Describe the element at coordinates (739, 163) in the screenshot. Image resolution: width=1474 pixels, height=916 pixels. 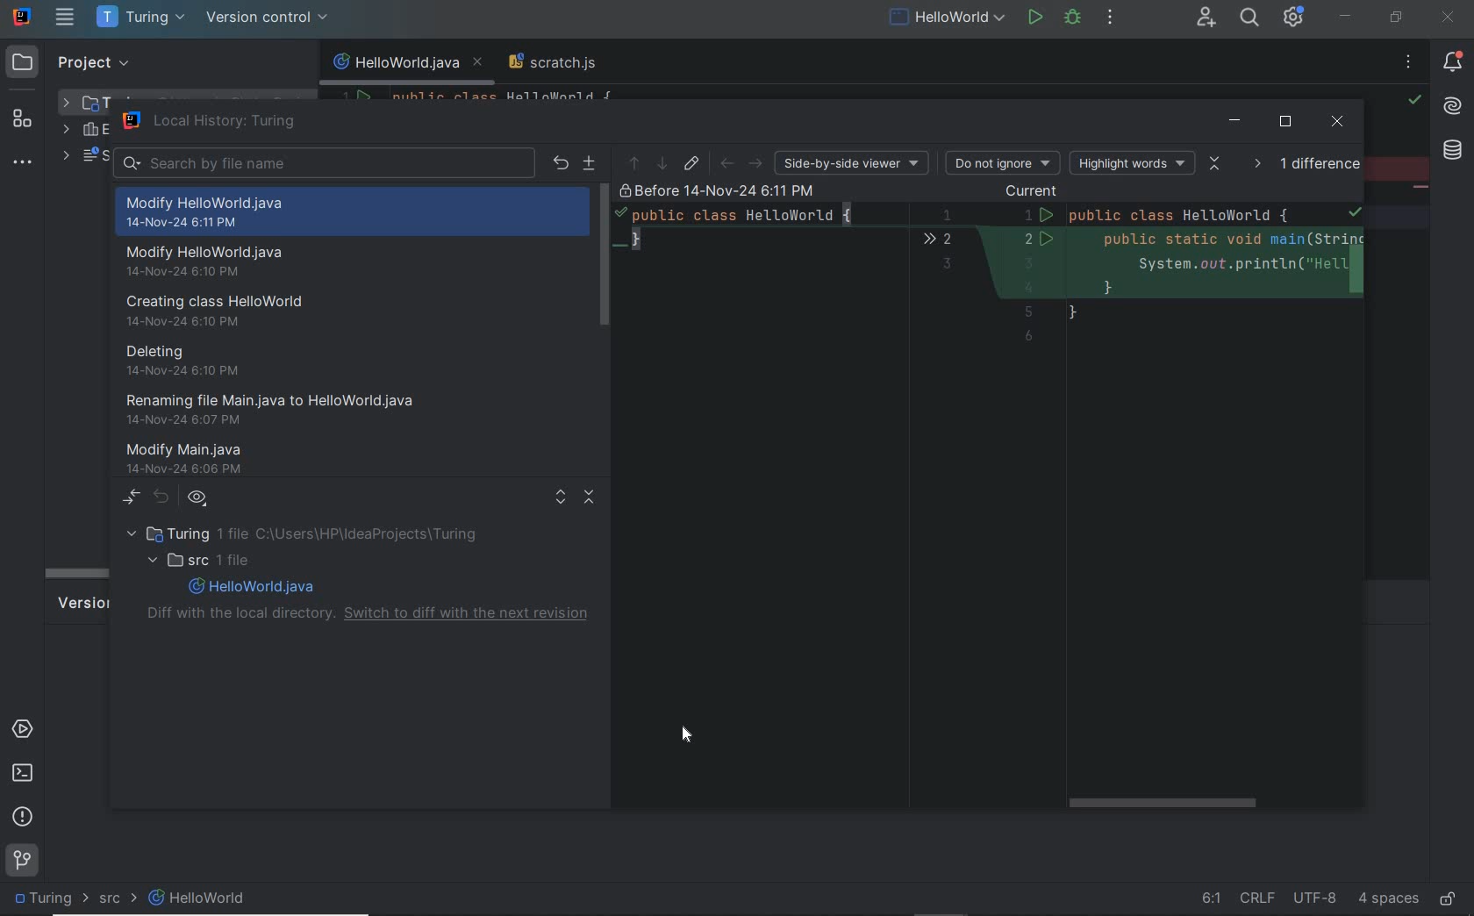
I see `back or forward` at that location.